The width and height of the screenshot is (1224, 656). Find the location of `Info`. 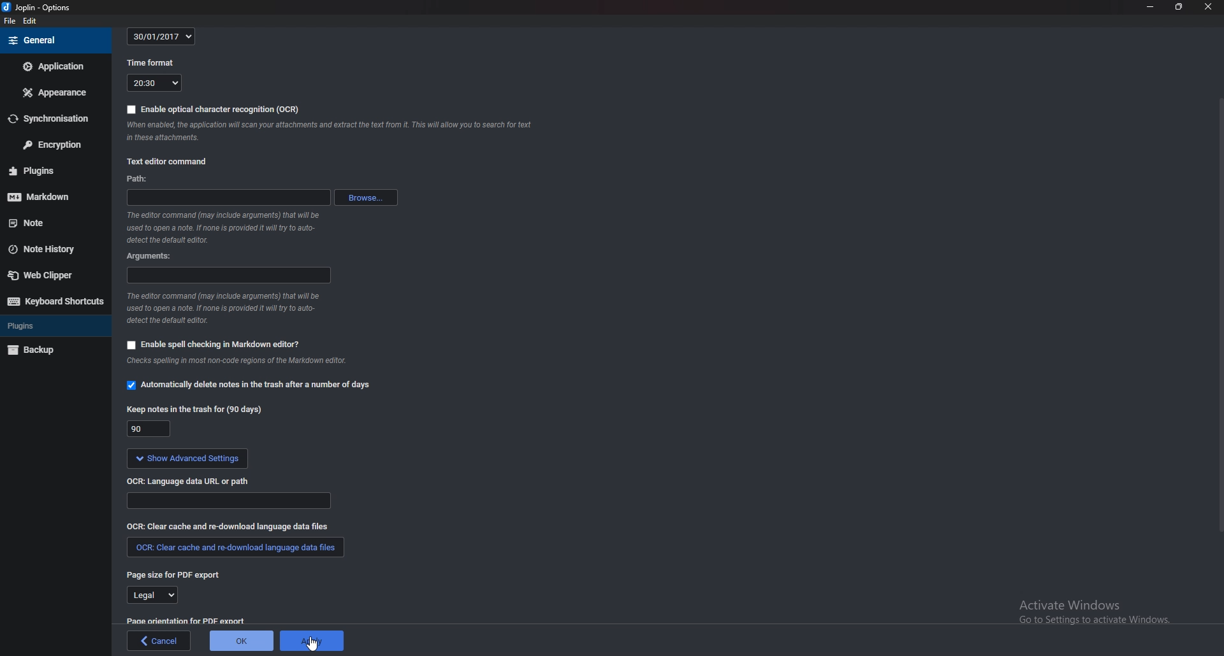

Info is located at coordinates (228, 227).